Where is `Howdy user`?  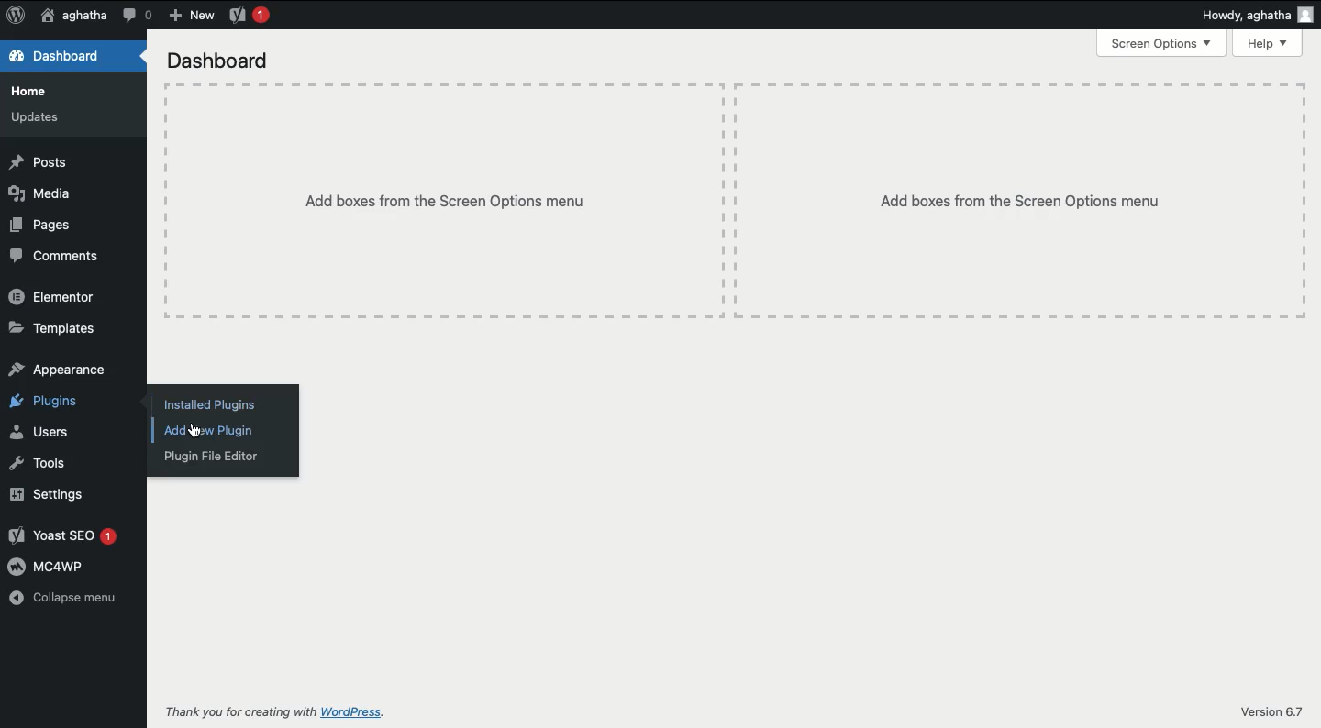 Howdy user is located at coordinates (1257, 15).